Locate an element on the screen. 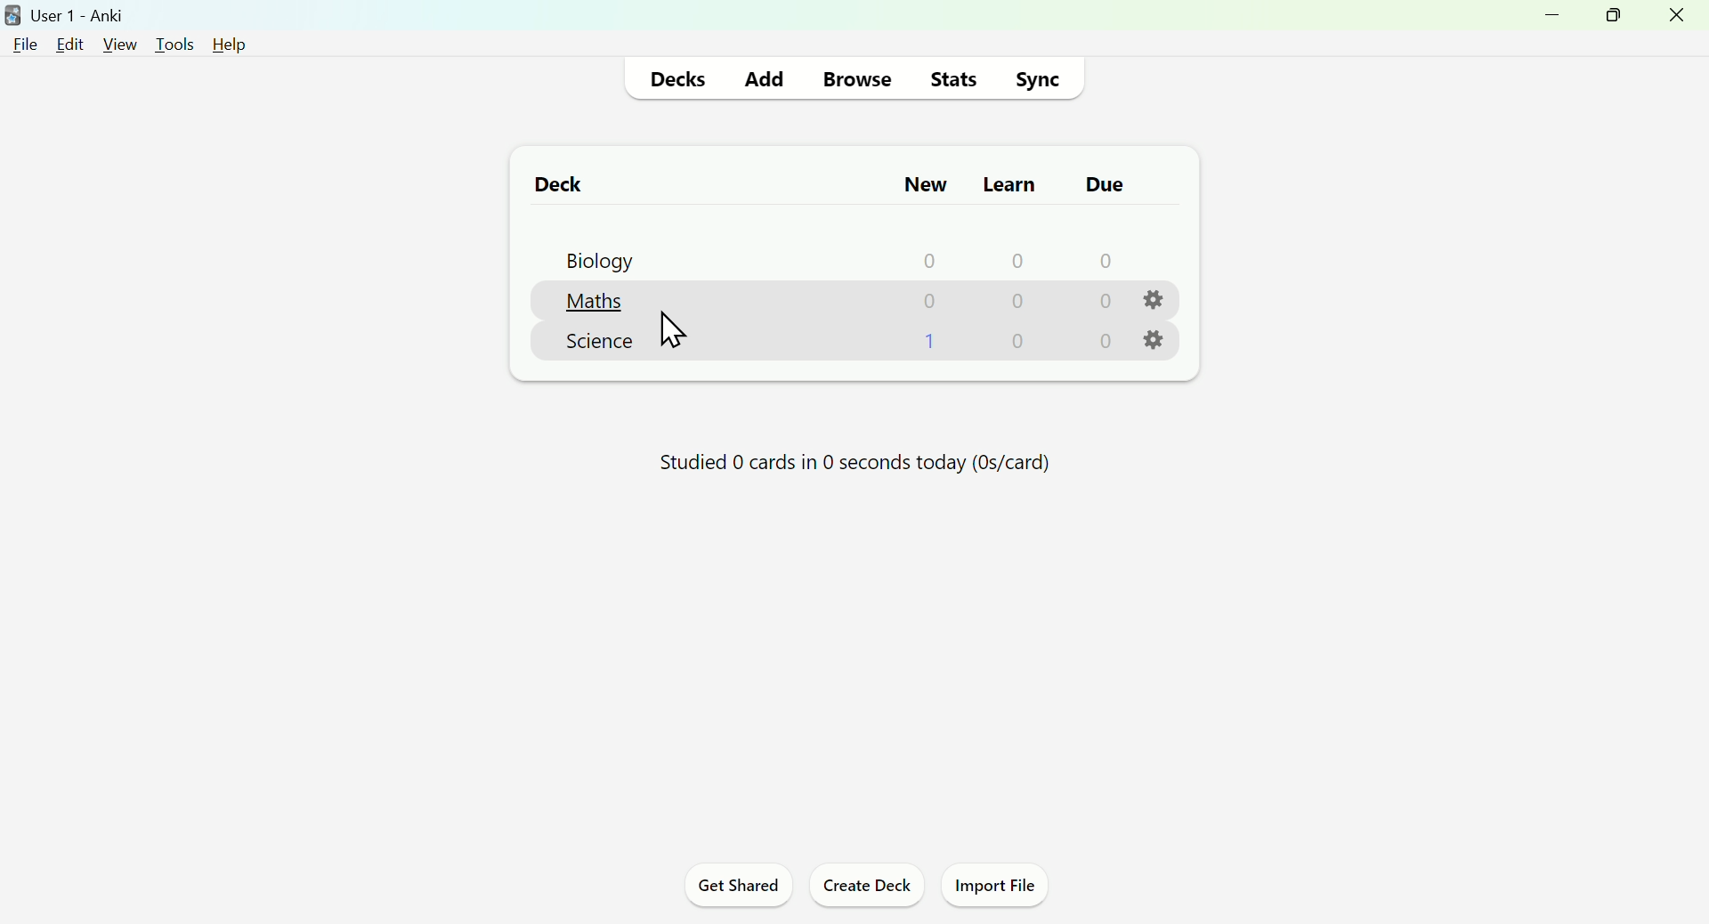  User 1 - Anki is located at coordinates (69, 13).